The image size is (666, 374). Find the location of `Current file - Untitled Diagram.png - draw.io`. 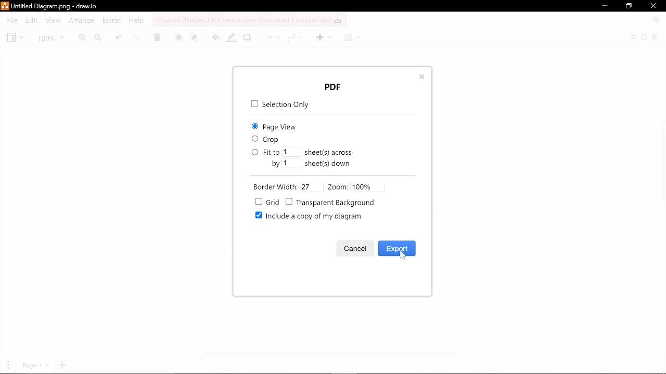

Current file - Untitled Diagram.png - draw.io is located at coordinates (50, 7).